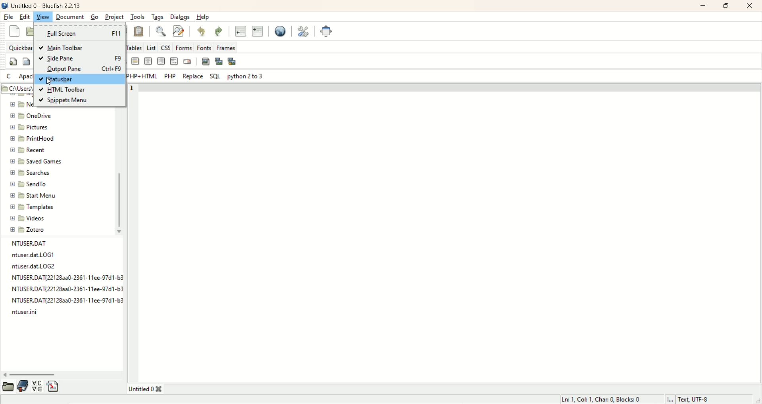  What do you see at coordinates (165, 47) in the screenshot?
I see `CSS` at bounding box center [165, 47].